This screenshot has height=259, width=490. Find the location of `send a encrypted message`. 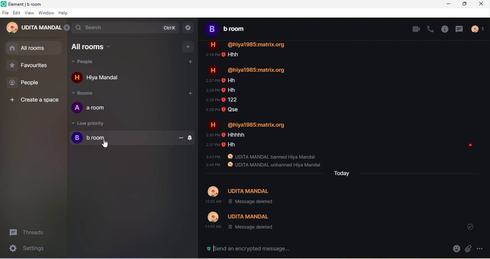

send a encrypted message is located at coordinates (251, 248).